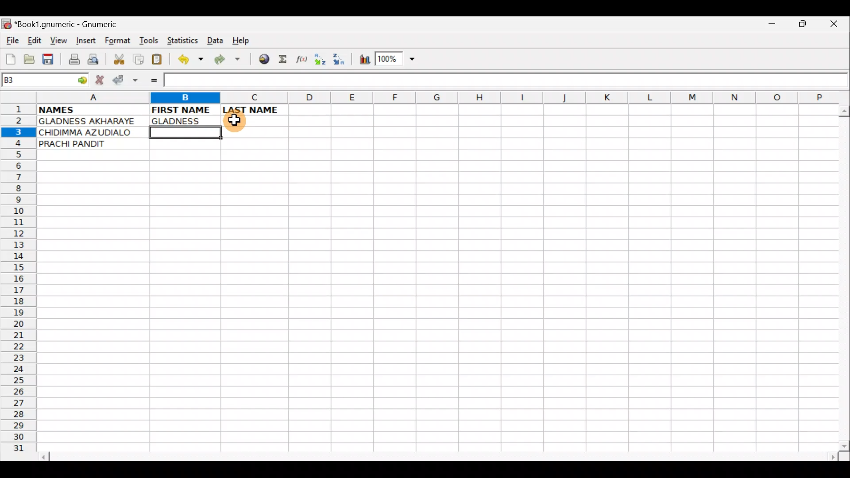  I want to click on Open a file, so click(31, 58).